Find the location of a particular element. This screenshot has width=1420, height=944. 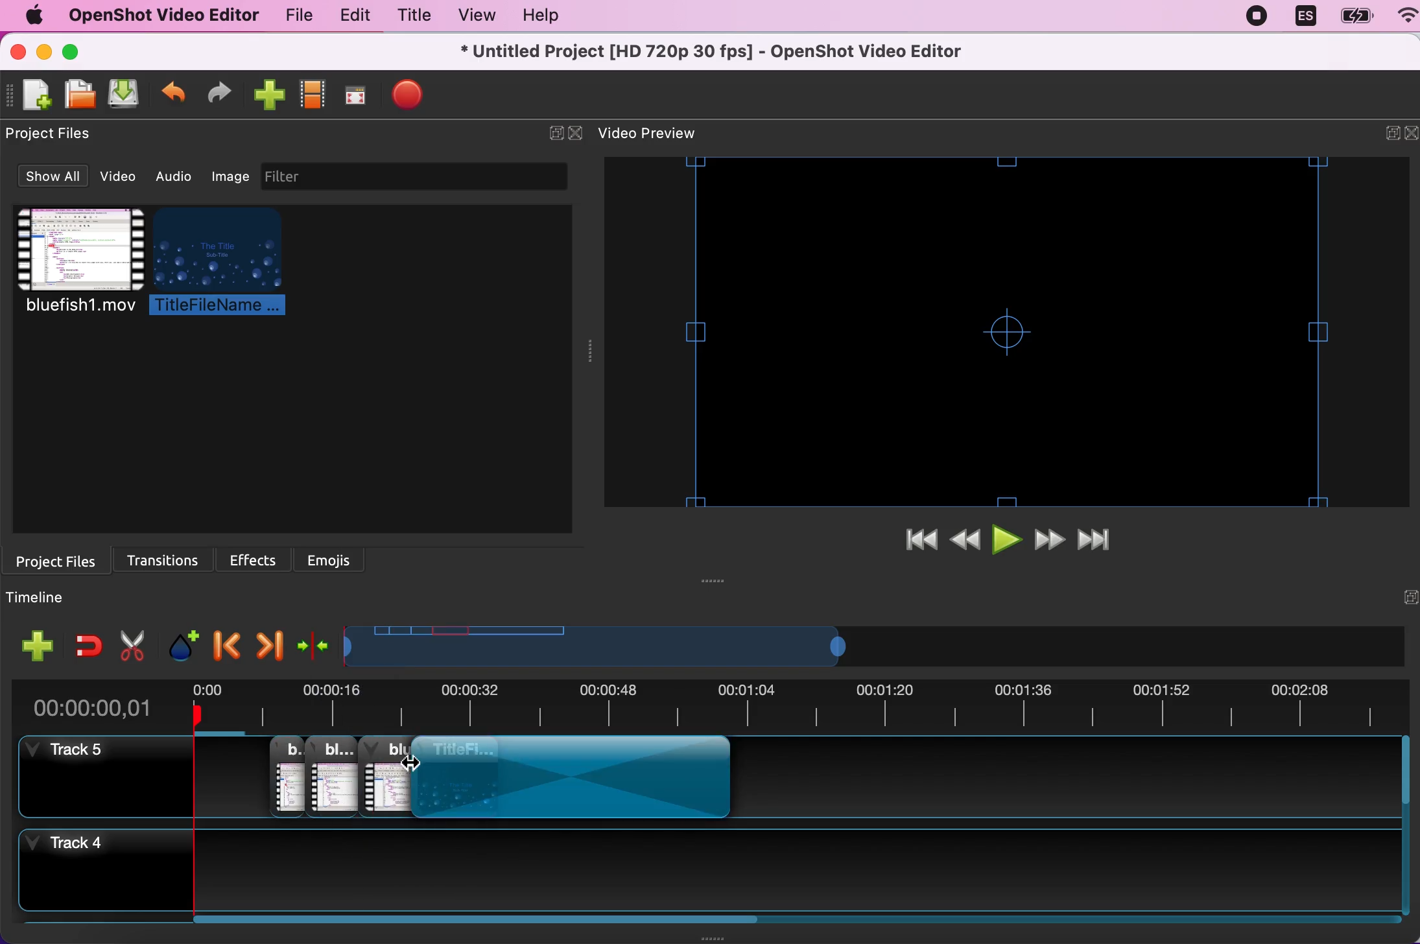

import file is located at coordinates (266, 96).